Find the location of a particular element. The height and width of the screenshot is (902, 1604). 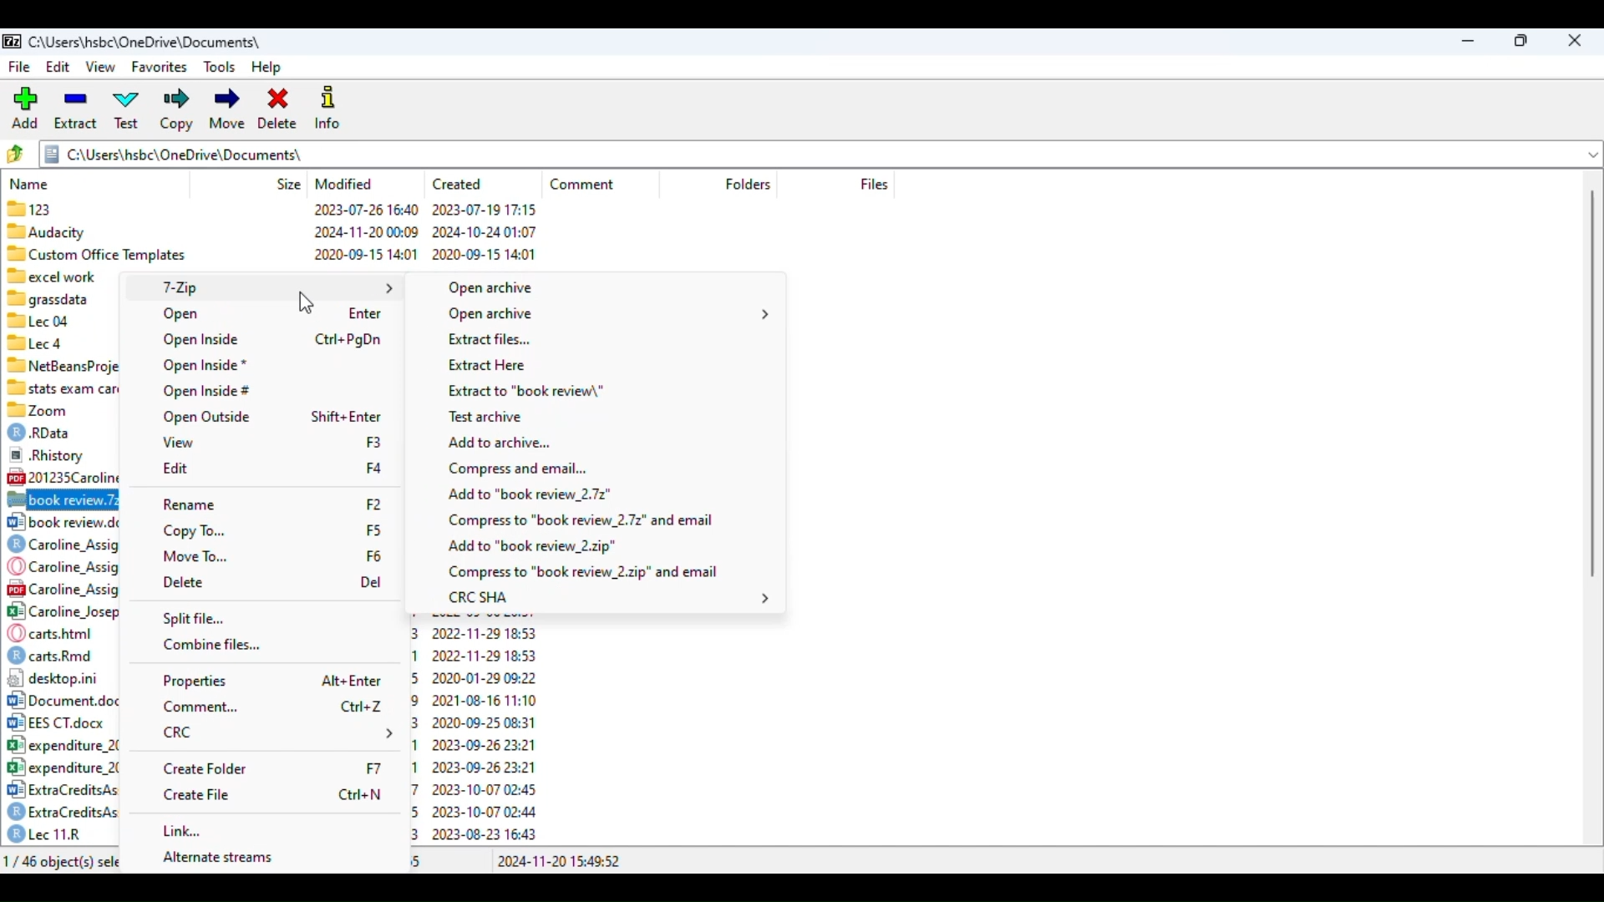

help is located at coordinates (266, 68).